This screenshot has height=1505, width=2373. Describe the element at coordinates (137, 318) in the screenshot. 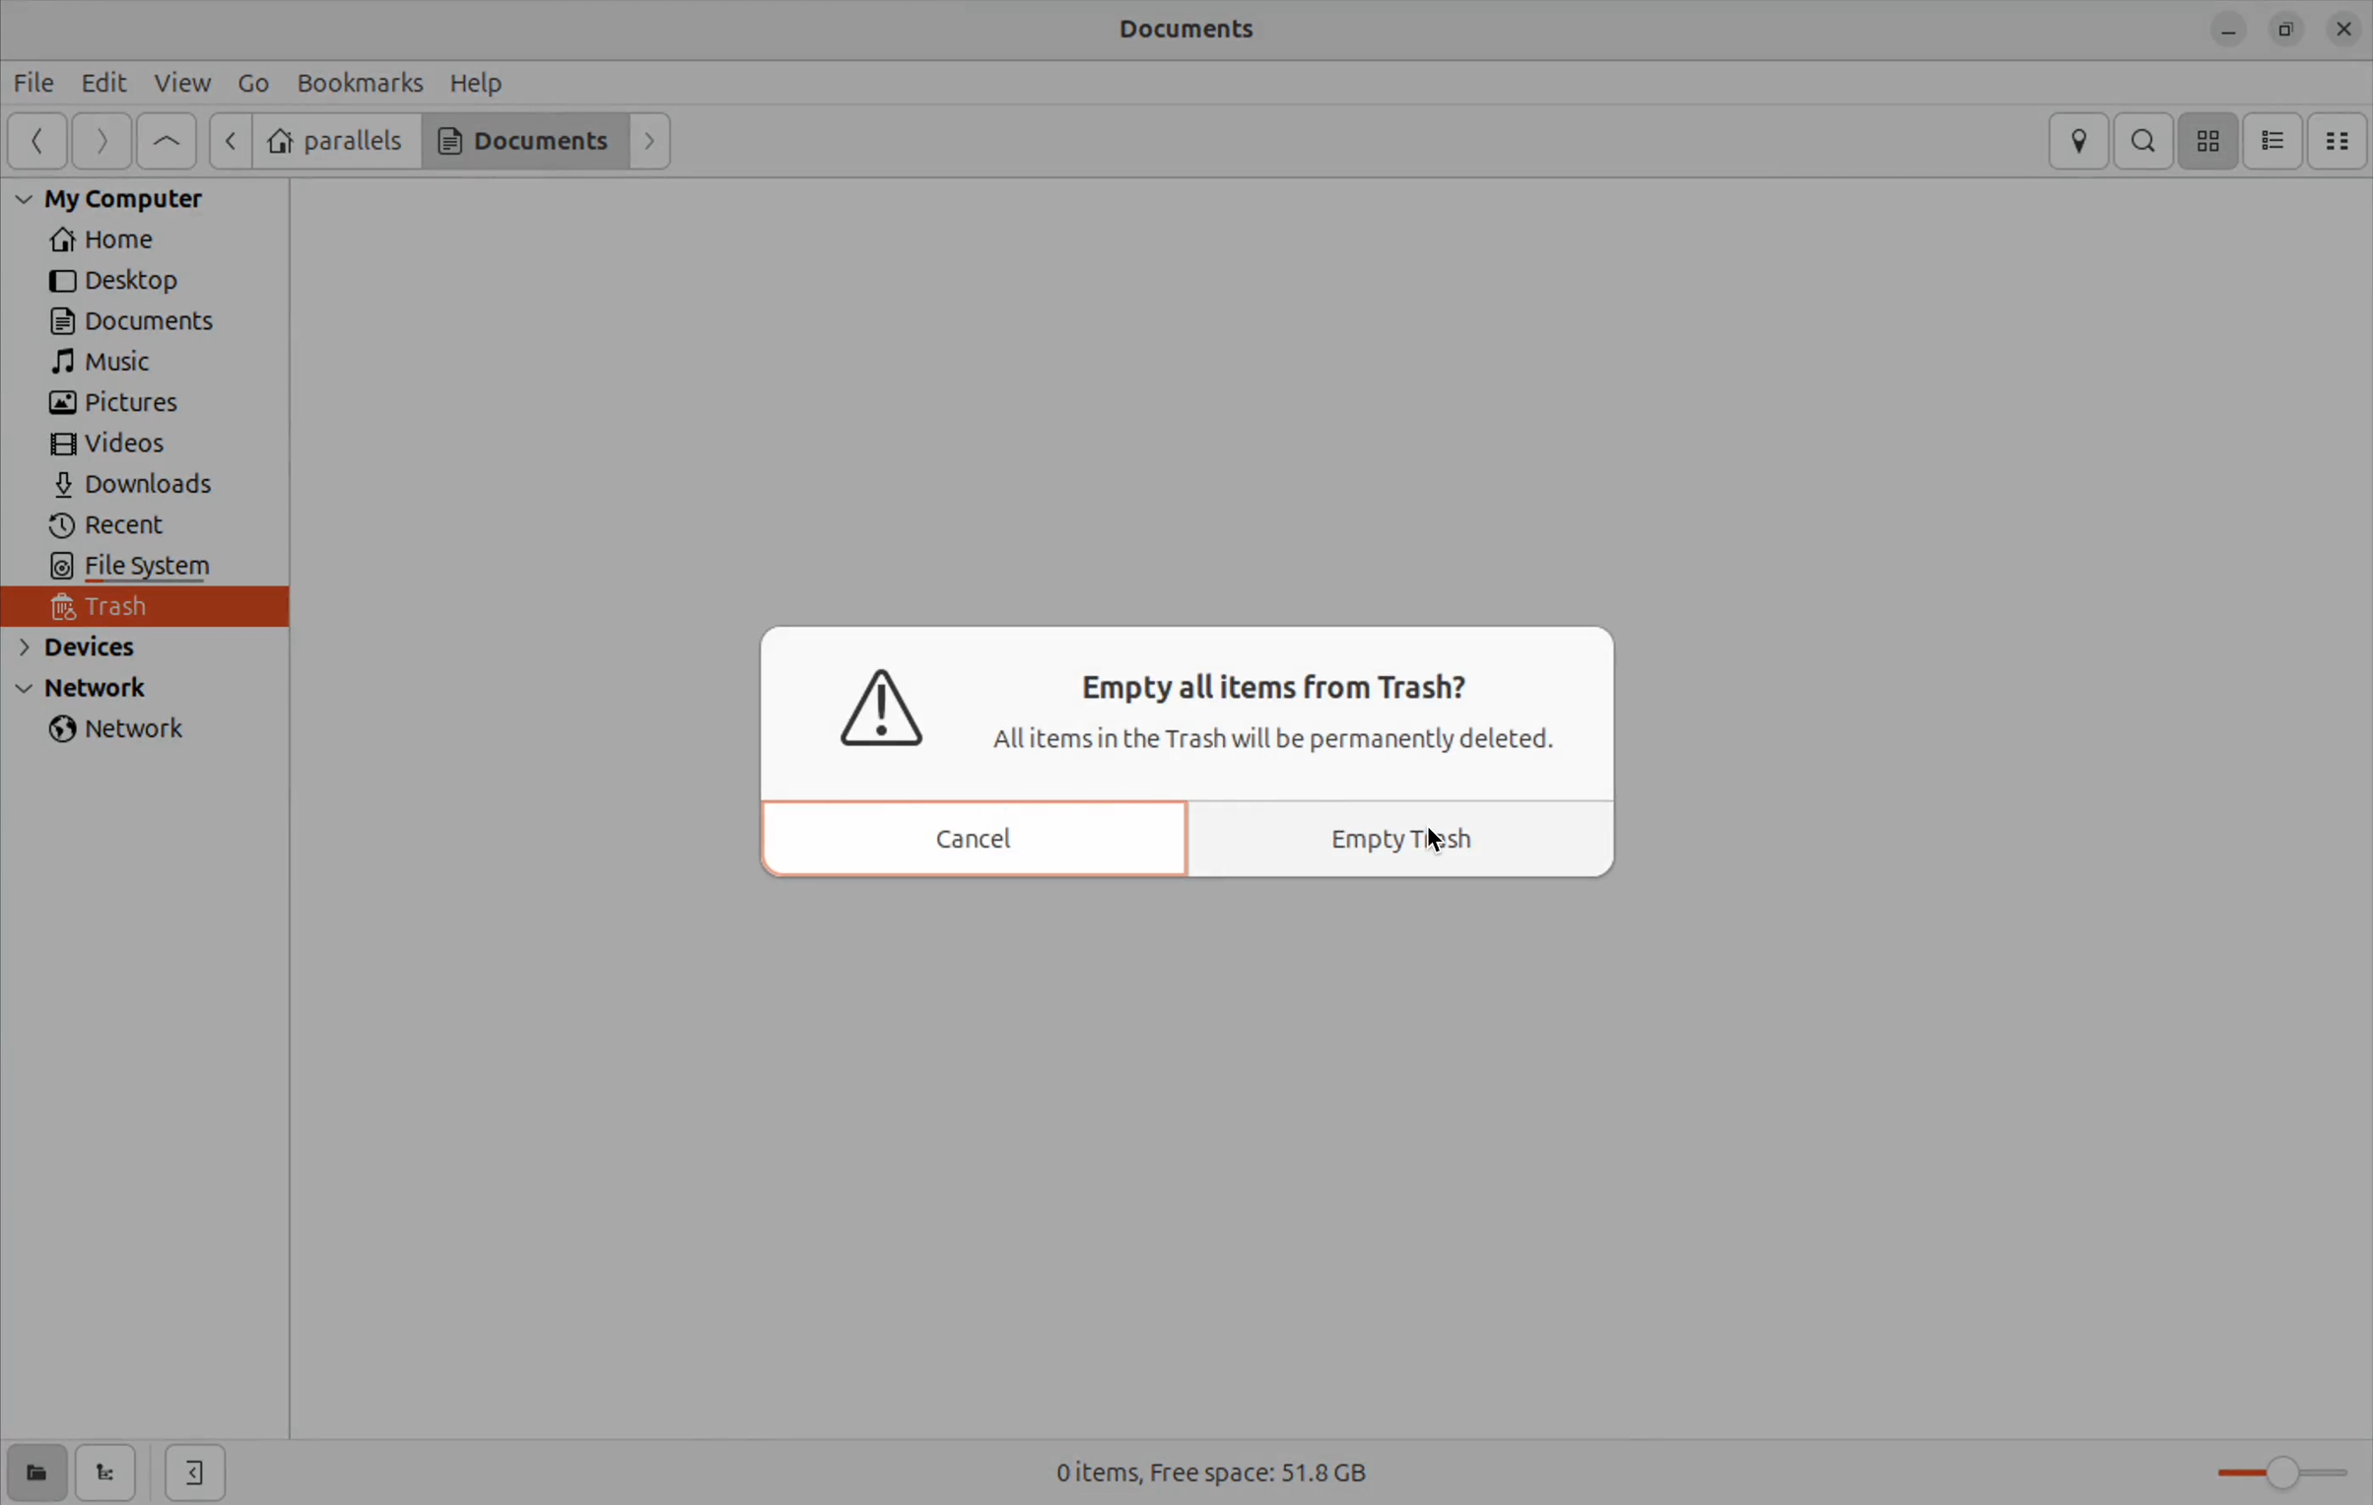

I see `Documents` at that location.